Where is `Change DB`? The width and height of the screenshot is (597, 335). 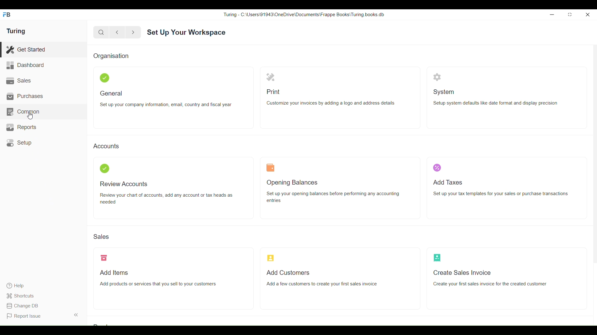
Change DB is located at coordinates (24, 306).